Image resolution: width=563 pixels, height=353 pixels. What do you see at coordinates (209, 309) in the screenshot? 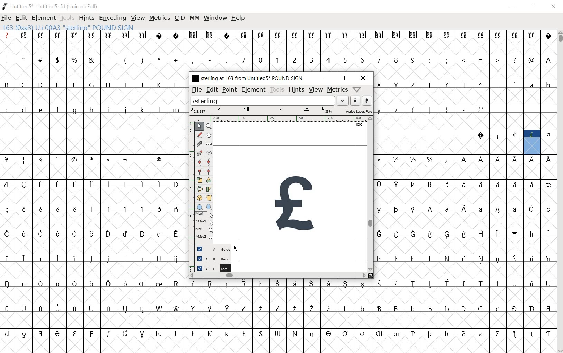
I see `Symbol` at bounding box center [209, 309].